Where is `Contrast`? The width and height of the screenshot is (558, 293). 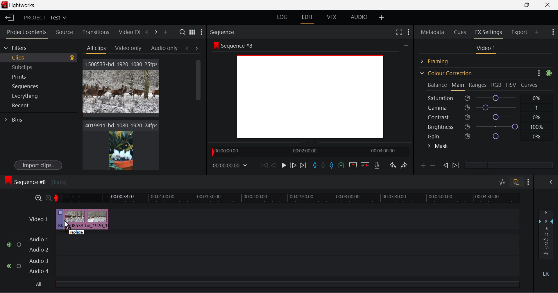 Contrast is located at coordinates (487, 117).